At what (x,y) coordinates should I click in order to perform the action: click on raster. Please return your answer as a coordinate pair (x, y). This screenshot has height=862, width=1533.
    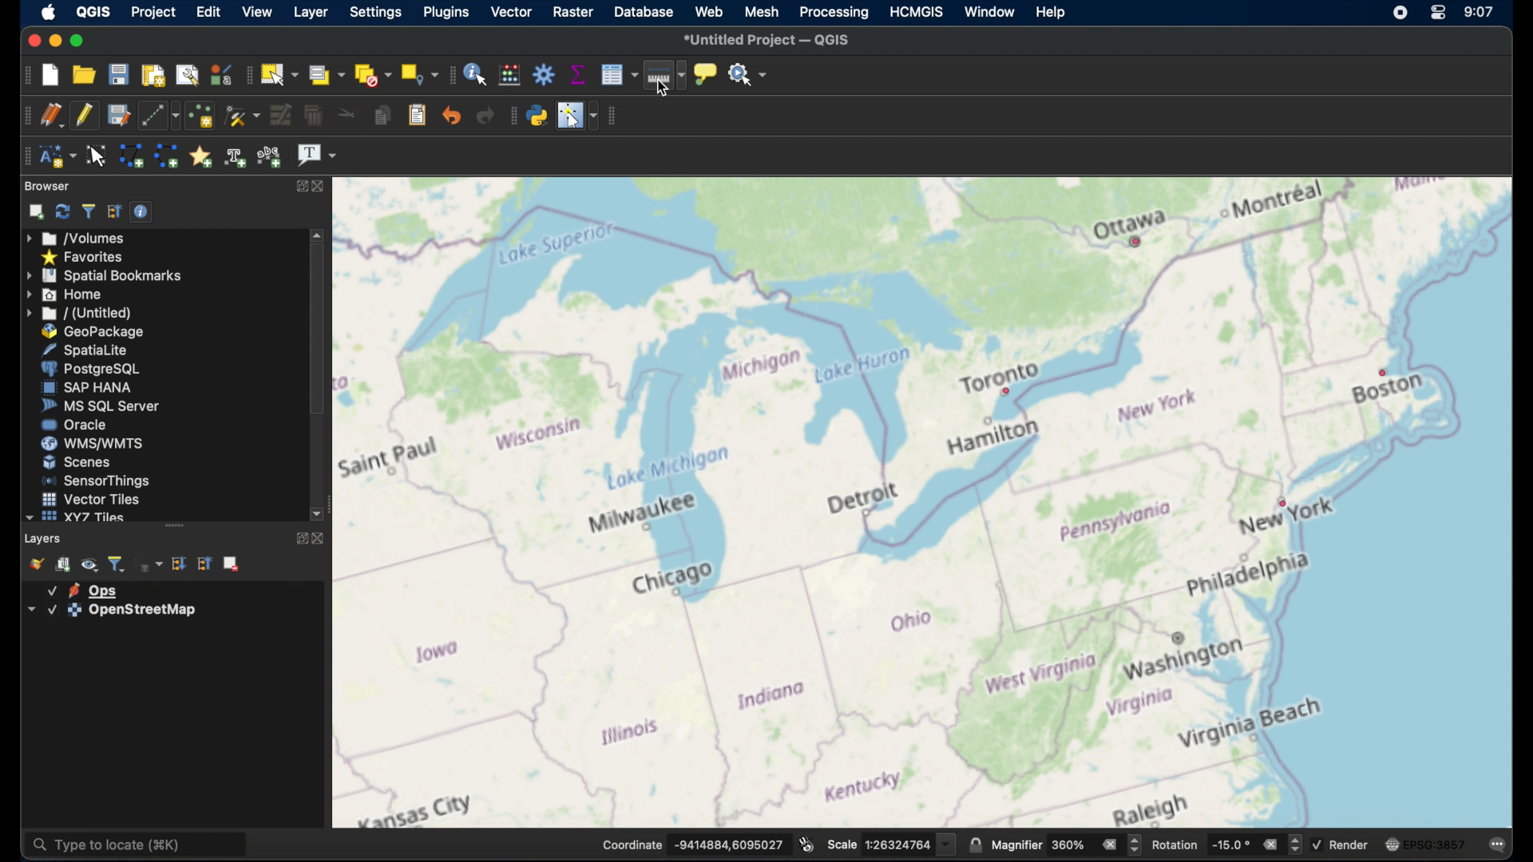
    Looking at the image, I should click on (572, 12).